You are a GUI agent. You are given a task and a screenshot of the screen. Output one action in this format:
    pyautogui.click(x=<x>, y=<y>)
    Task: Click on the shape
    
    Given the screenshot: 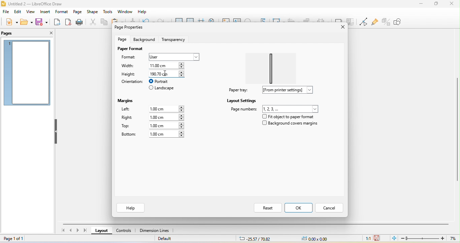 What is the action you would take?
    pyautogui.click(x=93, y=12)
    